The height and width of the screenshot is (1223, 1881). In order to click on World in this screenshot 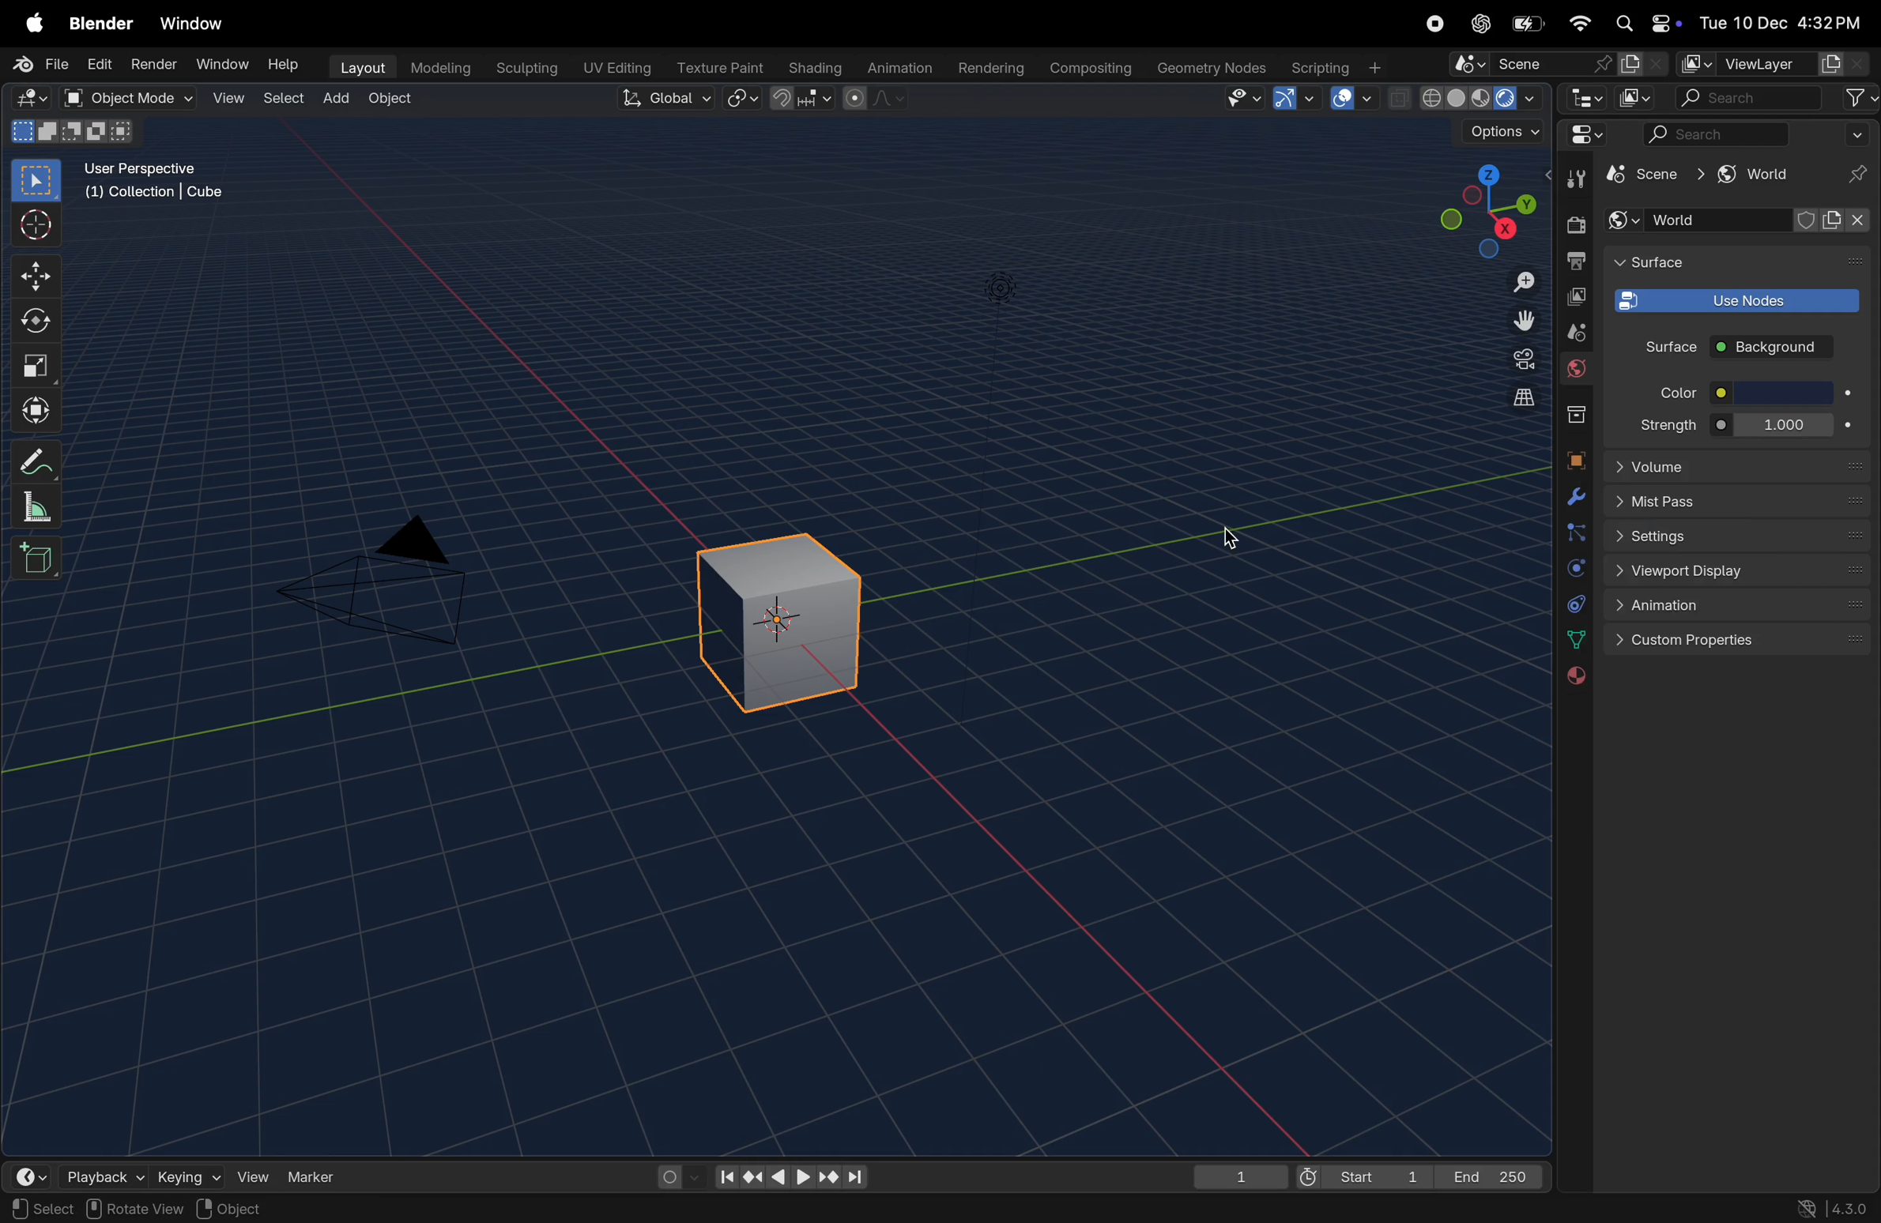, I will do `click(1743, 221)`.